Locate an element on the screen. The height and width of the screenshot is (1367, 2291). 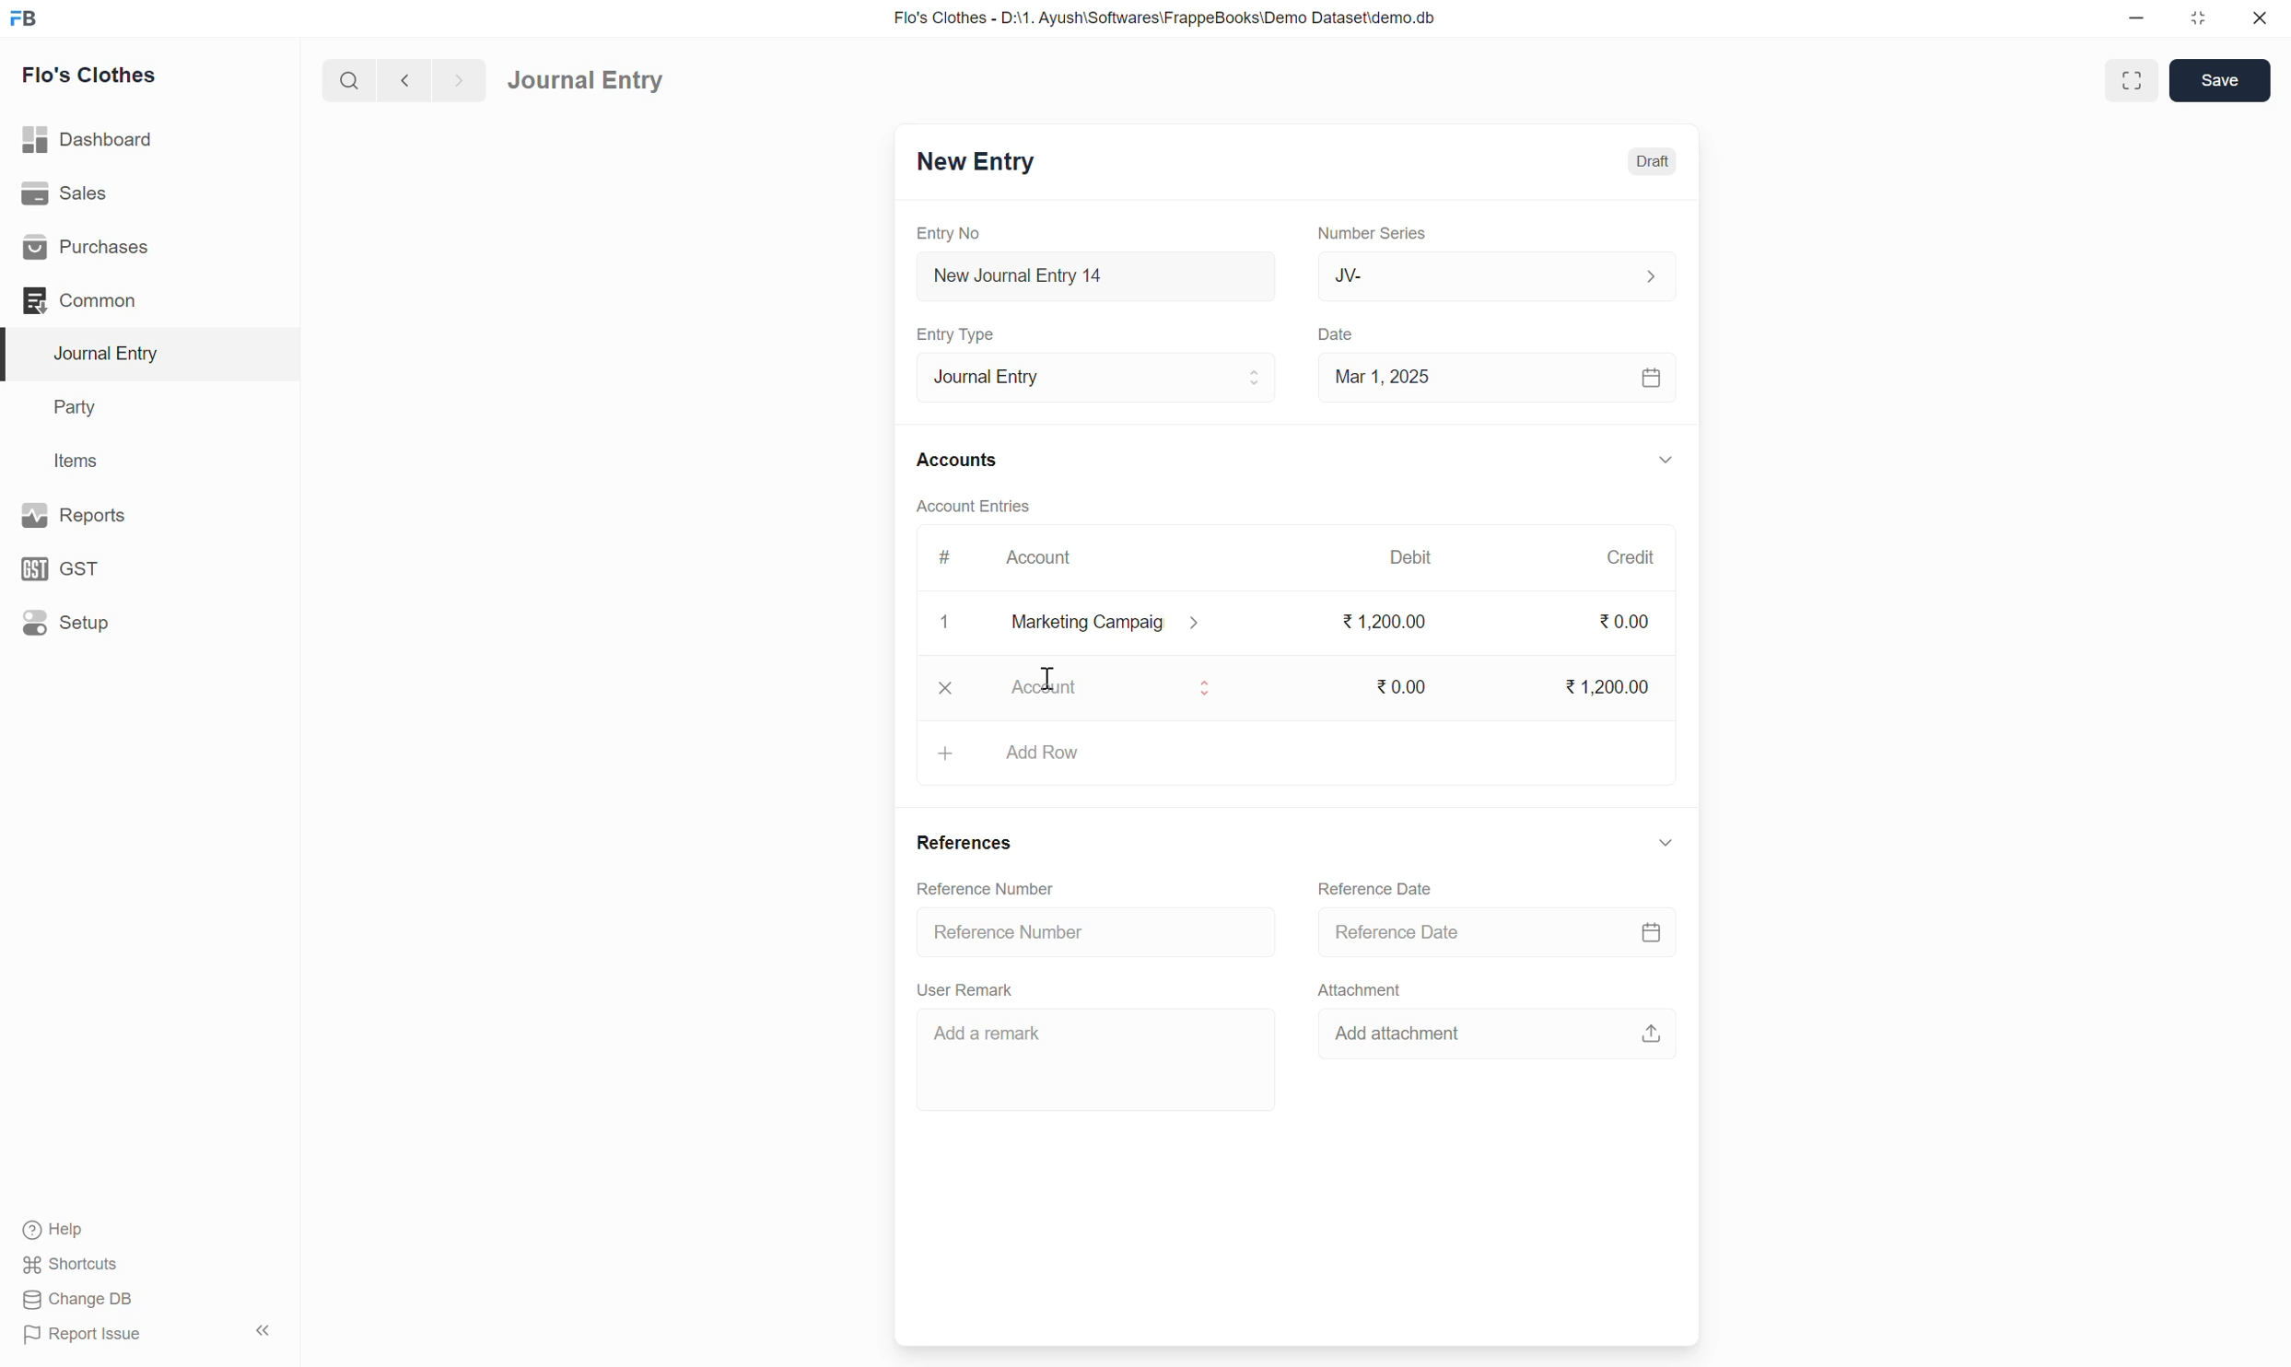
Add a remark is located at coordinates (1070, 1054).